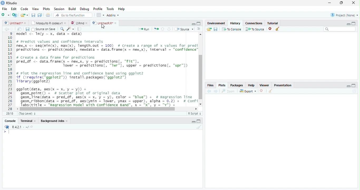 The image size is (360, 190). What do you see at coordinates (354, 3) in the screenshot?
I see `Close ` at bounding box center [354, 3].